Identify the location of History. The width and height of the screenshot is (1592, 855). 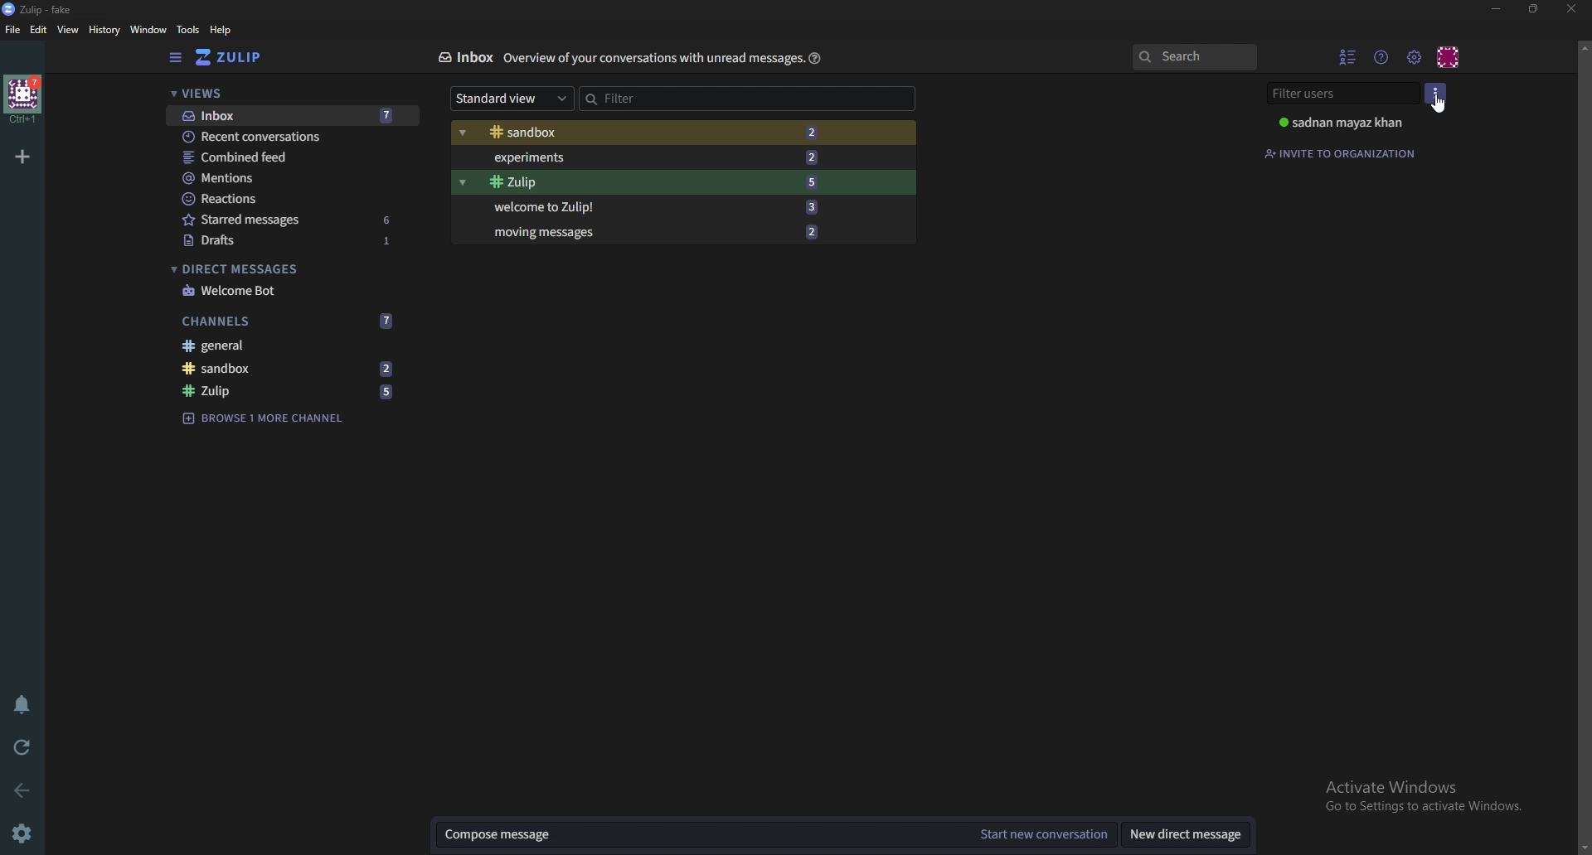
(104, 31).